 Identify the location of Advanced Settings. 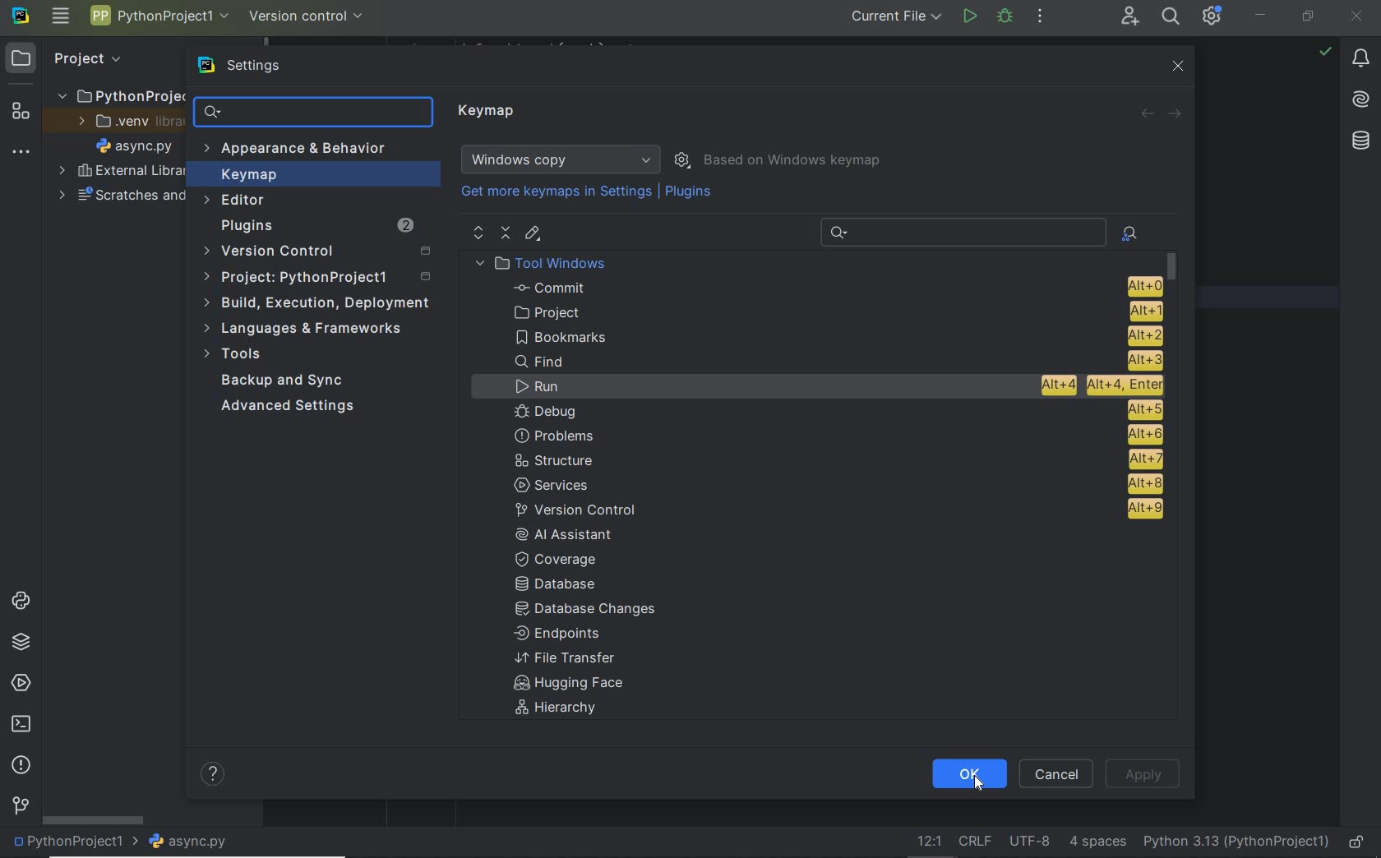
(291, 407).